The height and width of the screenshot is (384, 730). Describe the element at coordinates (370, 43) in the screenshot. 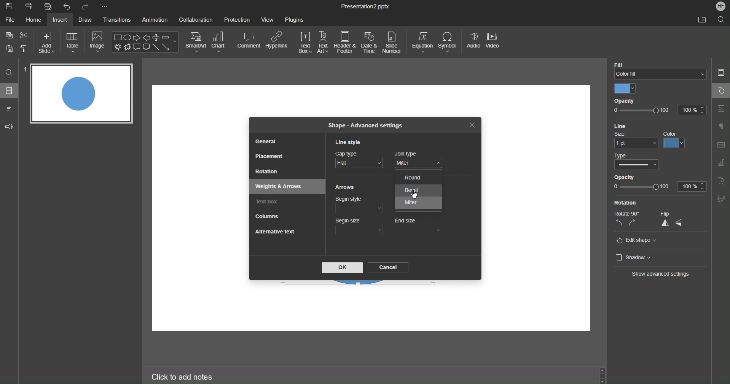

I see `Date & Time` at that location.